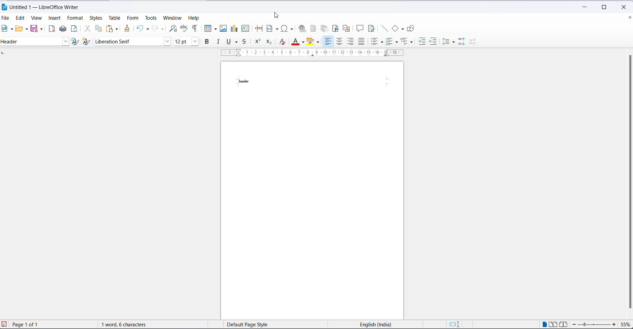  I want to click on print preview, so click(74, 29).